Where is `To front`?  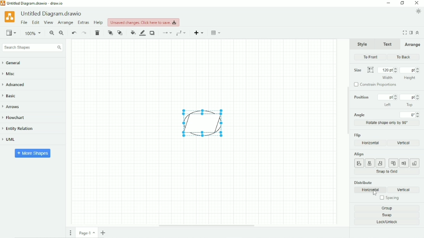 To front is located at coordinates (371, 57).